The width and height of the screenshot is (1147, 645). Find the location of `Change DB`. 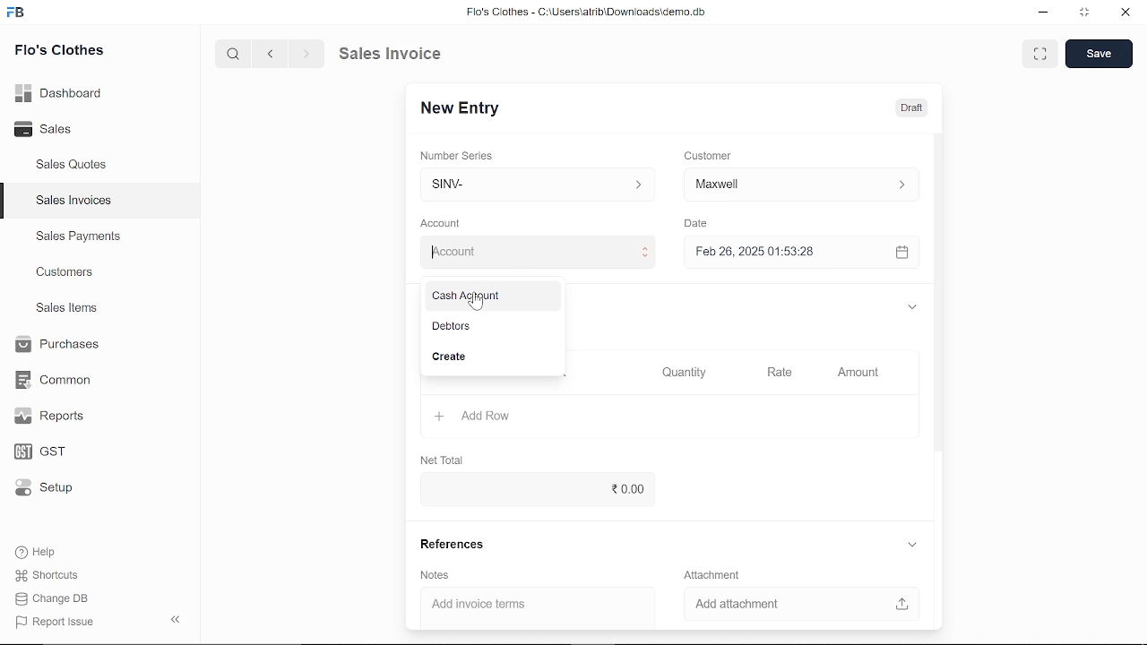

Change DB is located at coordinates (57, 598).